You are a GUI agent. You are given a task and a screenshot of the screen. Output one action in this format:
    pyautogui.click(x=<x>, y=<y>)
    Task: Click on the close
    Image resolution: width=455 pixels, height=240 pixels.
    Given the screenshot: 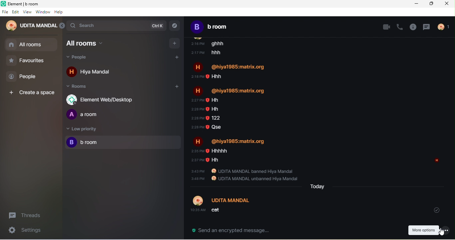 What is the action you would take?
    pyautogui.click(x=449, y=5)
    